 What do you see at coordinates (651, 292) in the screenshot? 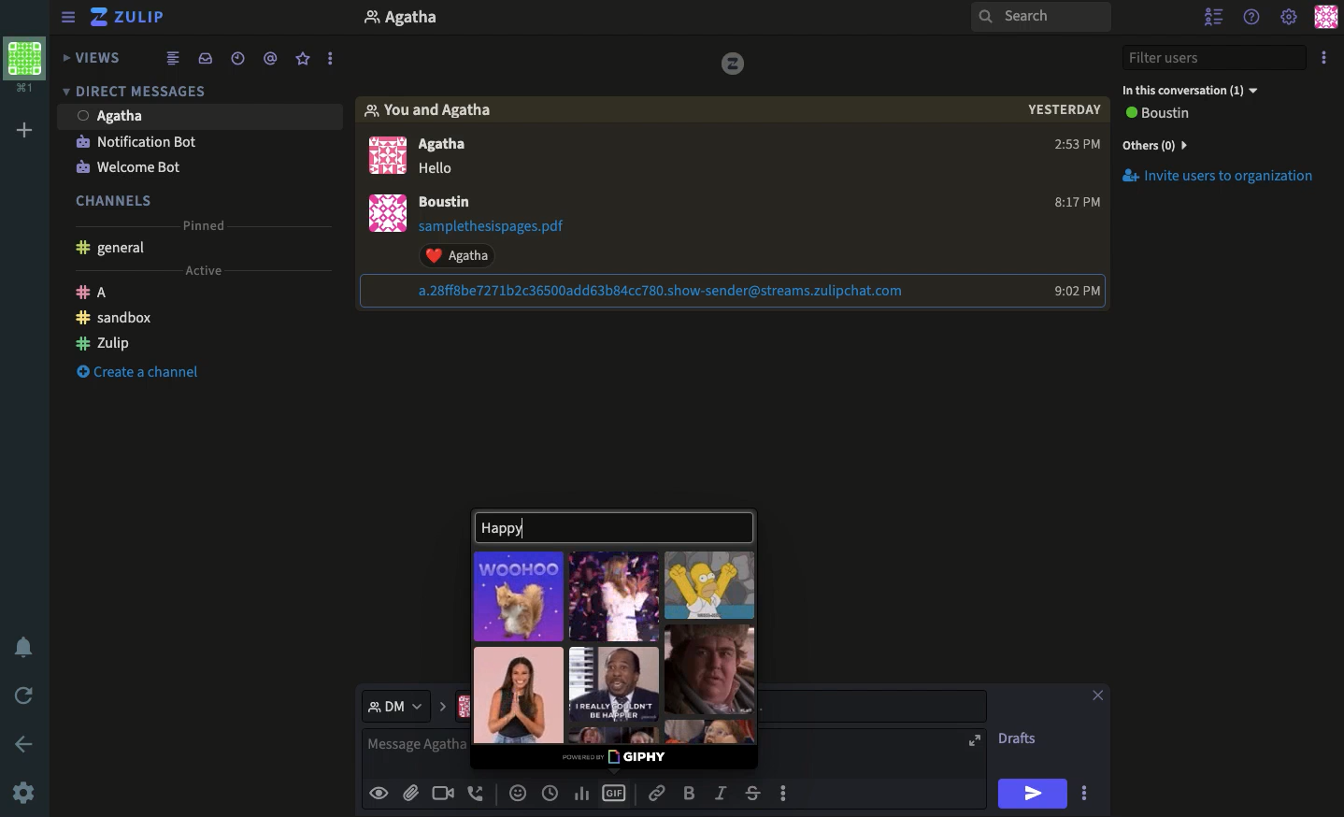
I see `Attachment` at bounding box center [651, 292].